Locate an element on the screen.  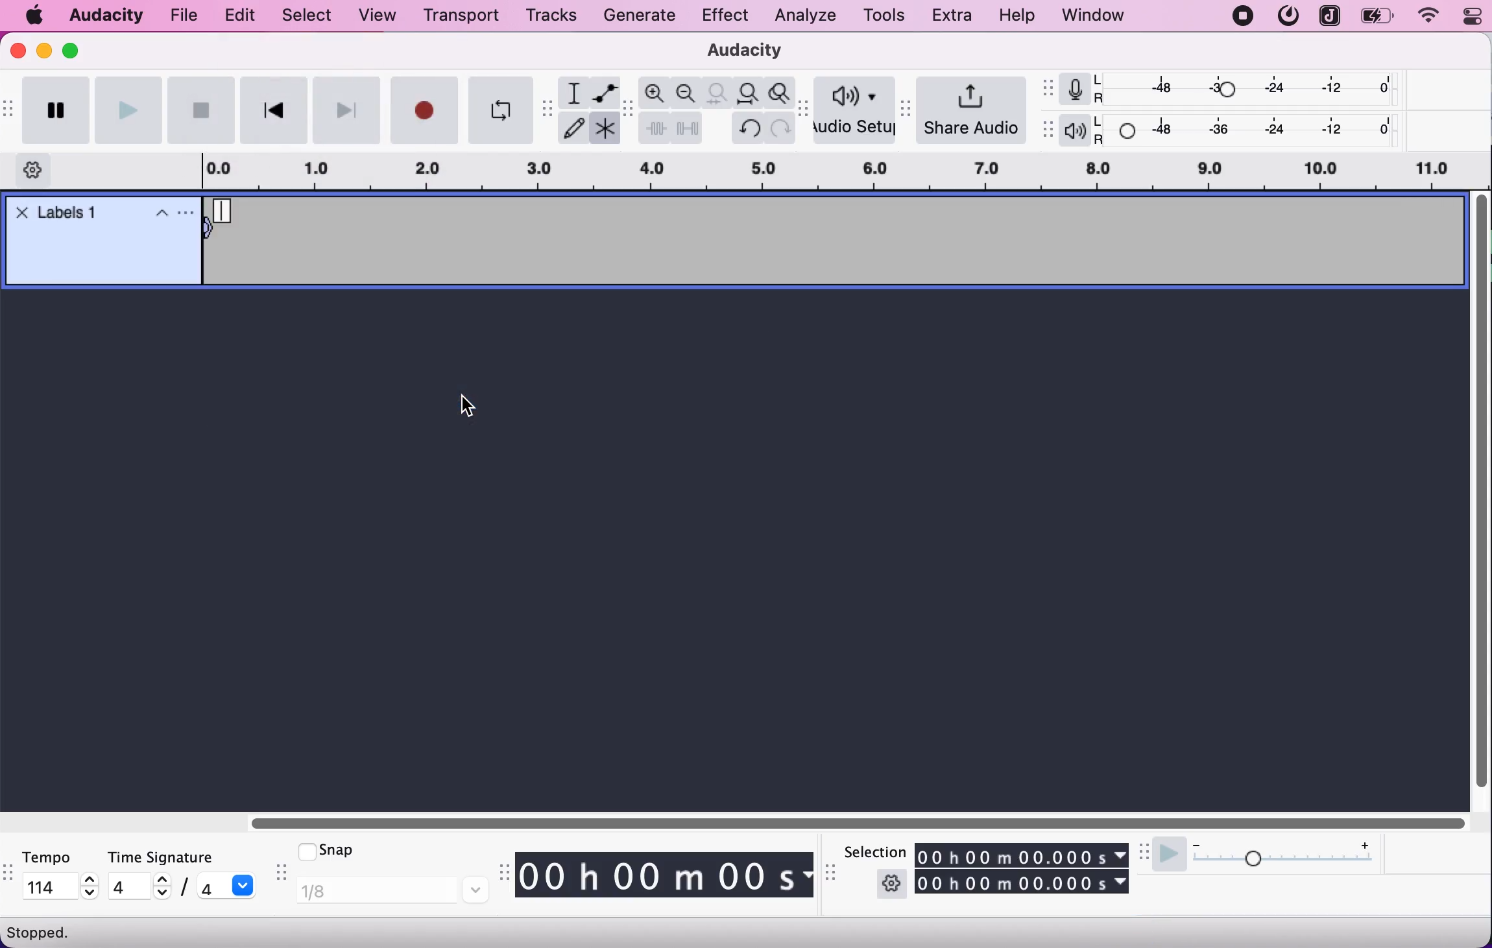
tempo is located at coordinates (57, 857).